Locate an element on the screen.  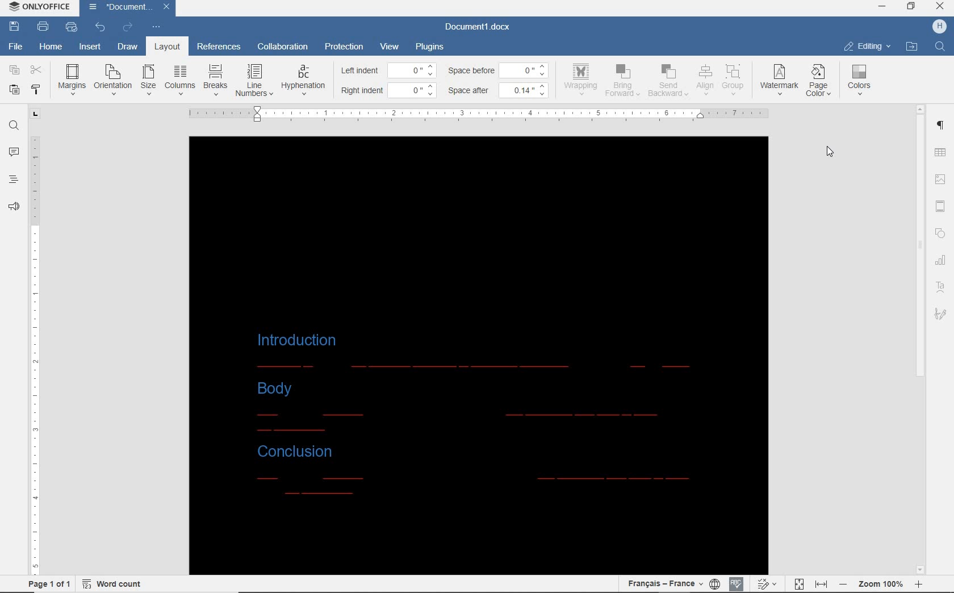
copy style is located at coordinates (36, 89).